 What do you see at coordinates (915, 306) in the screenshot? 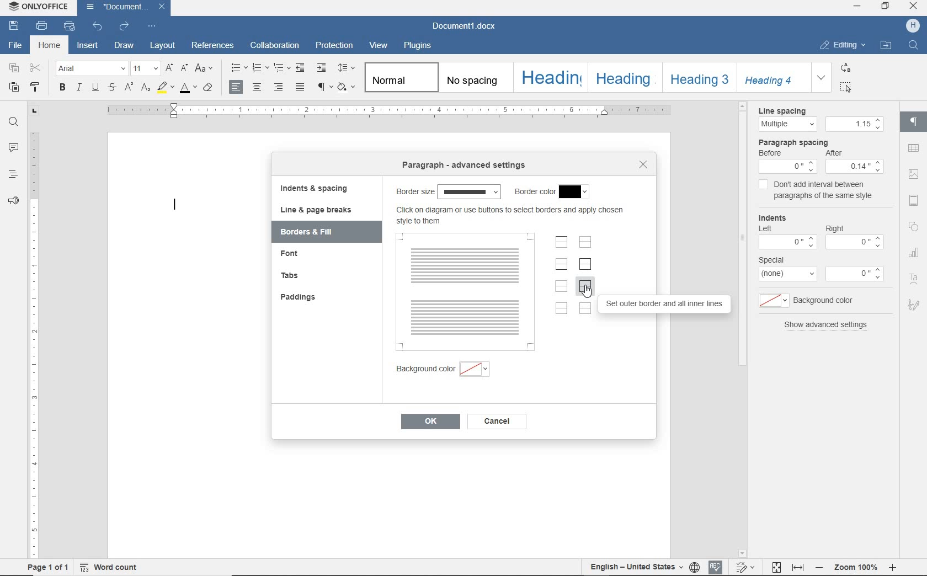
I see `Signature` at bounding box center [915, 306].